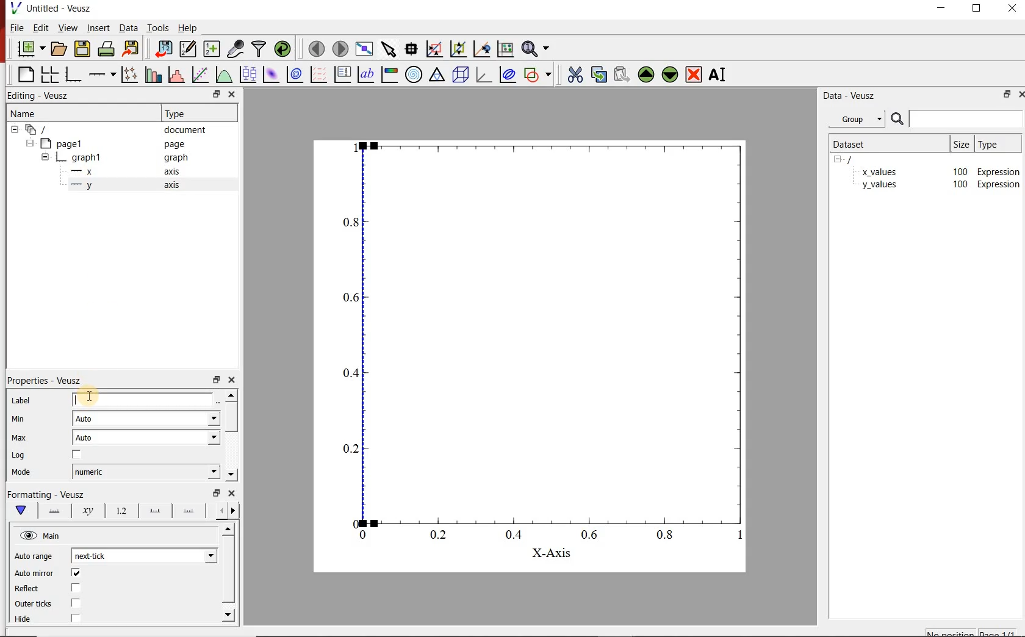 This screenshot has width=1025, height=637. I want to click on Hide, so click(24, 619).